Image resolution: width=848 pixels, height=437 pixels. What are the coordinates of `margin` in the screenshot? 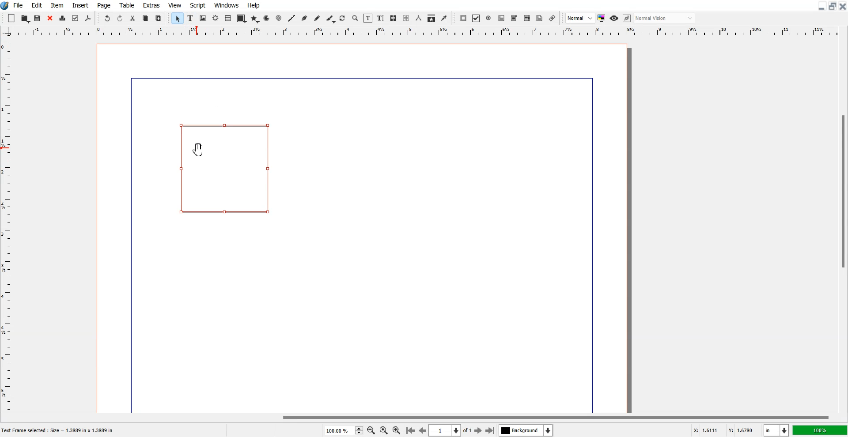 It's located at (594, 244).